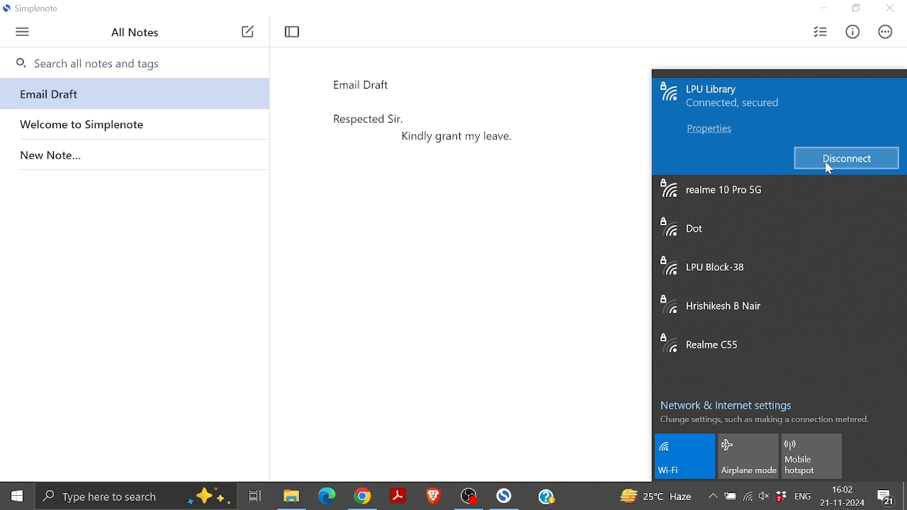 The height and width of the screenshot is (510, 907). What do you see at coordinates (16, 497) in the screenshot?
I see `Start` at bounding box center [16, 497].